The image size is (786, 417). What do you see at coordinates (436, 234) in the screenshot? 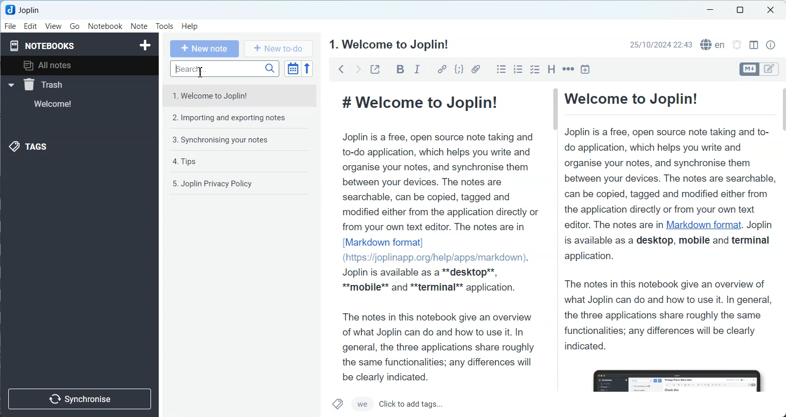
I see `# Welcome to Joplin!

Joplin is a free, open source note taking and
to-do application, which helps you write and
organise your notes, and synchronise them
between your devices. The notes are
searchable, can be copied, tagged and
modified either from the application directly or
from your own text editor. The notes are in
[Markdown format]
(https://joplinapp.org/help/apps/markdown).
Joplin is available as a **desktop**,
**mobile** and **terminal** application.
The notes in this notebook give an overview
of what Joplin can do and how to use it. In
general, the three applications share roughly
the same functionalities; any differences will
be clearly indicated.` at bounding box center [436, 234].